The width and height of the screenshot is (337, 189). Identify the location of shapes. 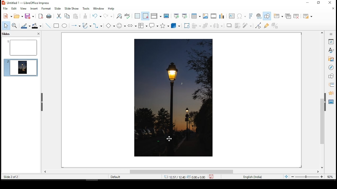
(331, 77).